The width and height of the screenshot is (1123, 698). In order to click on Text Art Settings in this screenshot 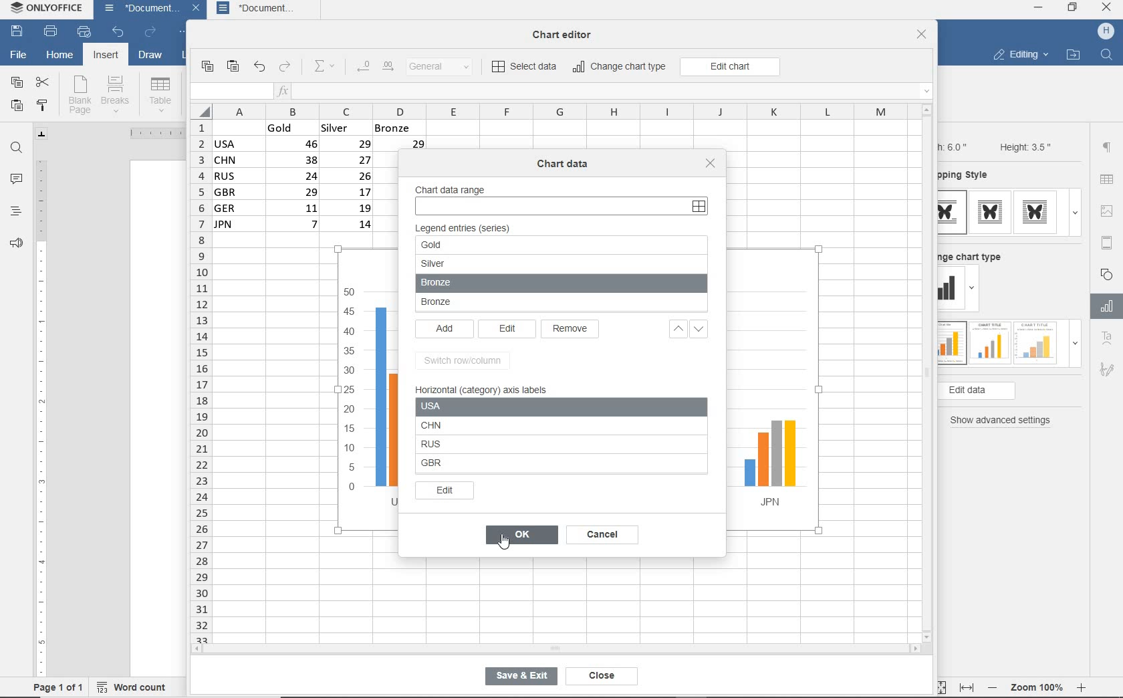, I will do `click(1106, 339)`.